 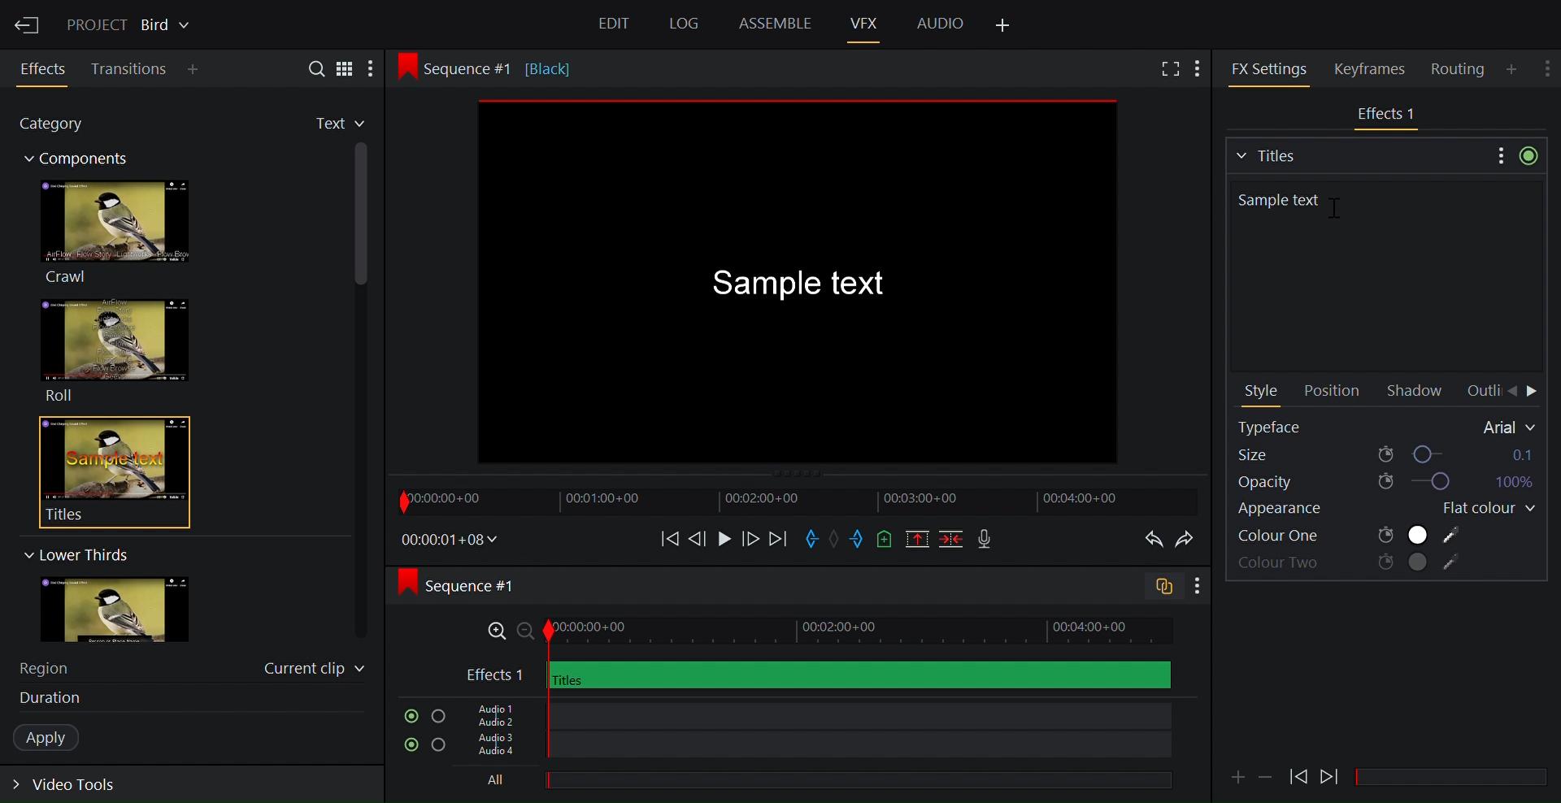 What do you see at coordinates (1167, 70) in the screenshot?
I see `Full screen` at bounding box center [1167, 70].